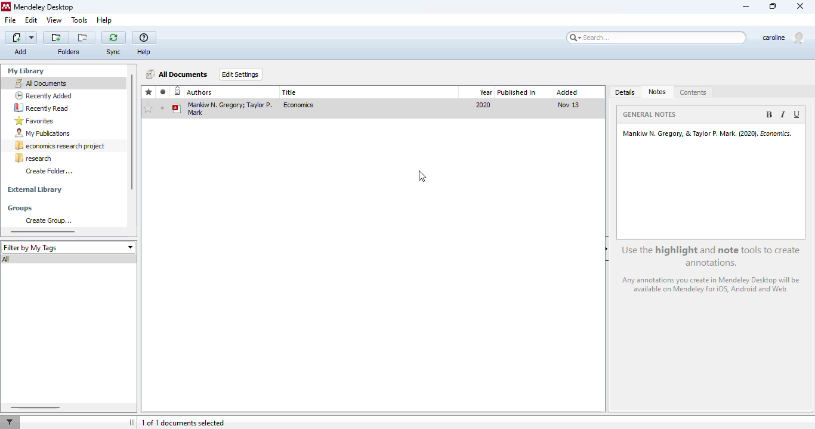 This screenshot has width=815, height=429. What do you see at coordinates (773, 6) in the screenshot?
I see `maximize` at bounding box center [773, 6].